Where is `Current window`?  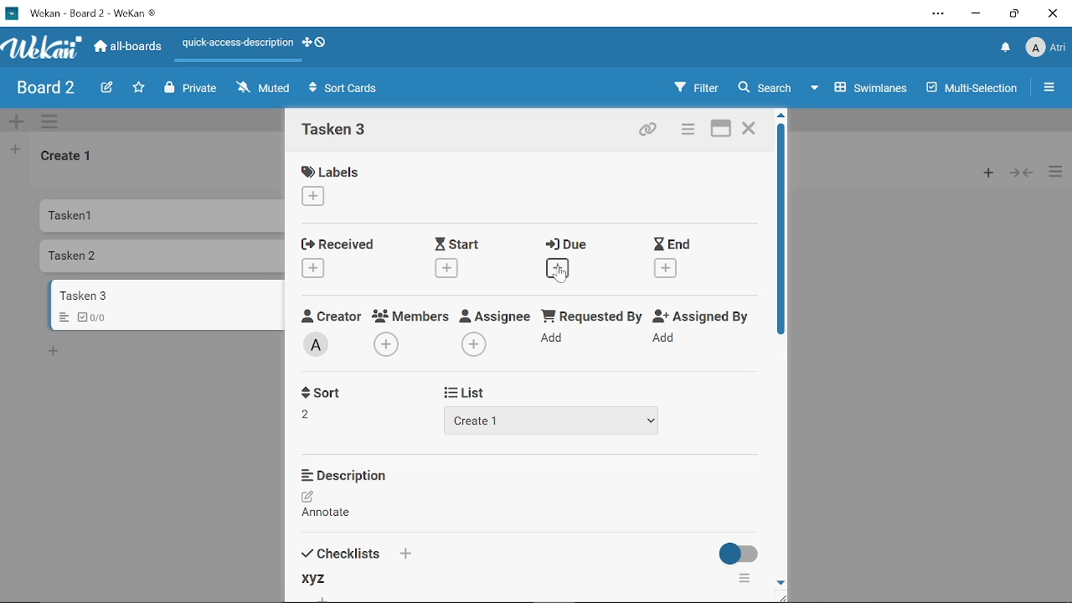
Current window is located at coordinates (85, 13).